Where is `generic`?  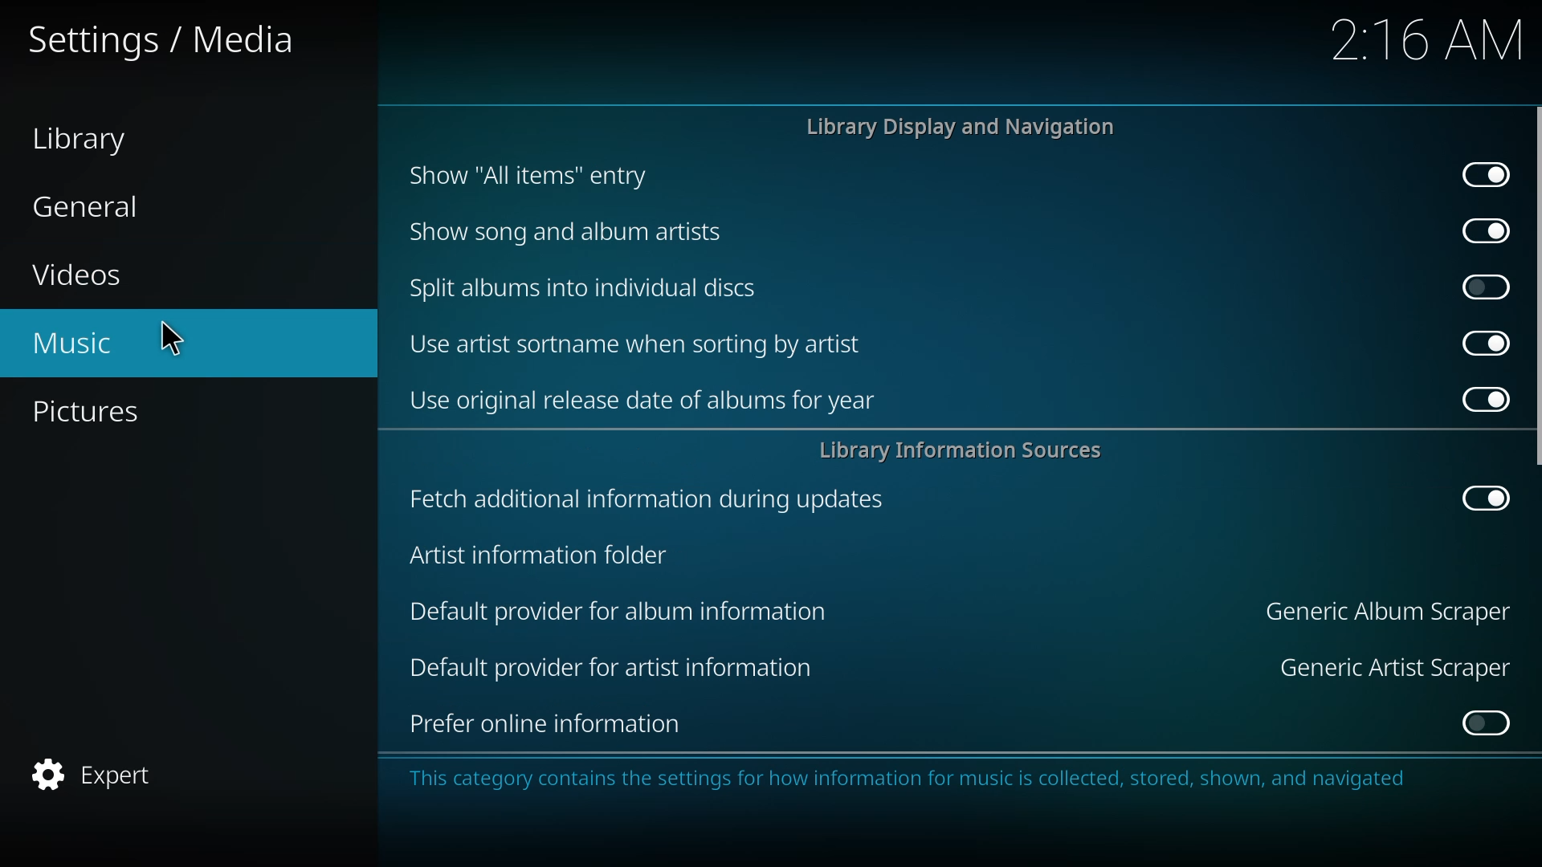
generic is located at coordinates (1384, 666).